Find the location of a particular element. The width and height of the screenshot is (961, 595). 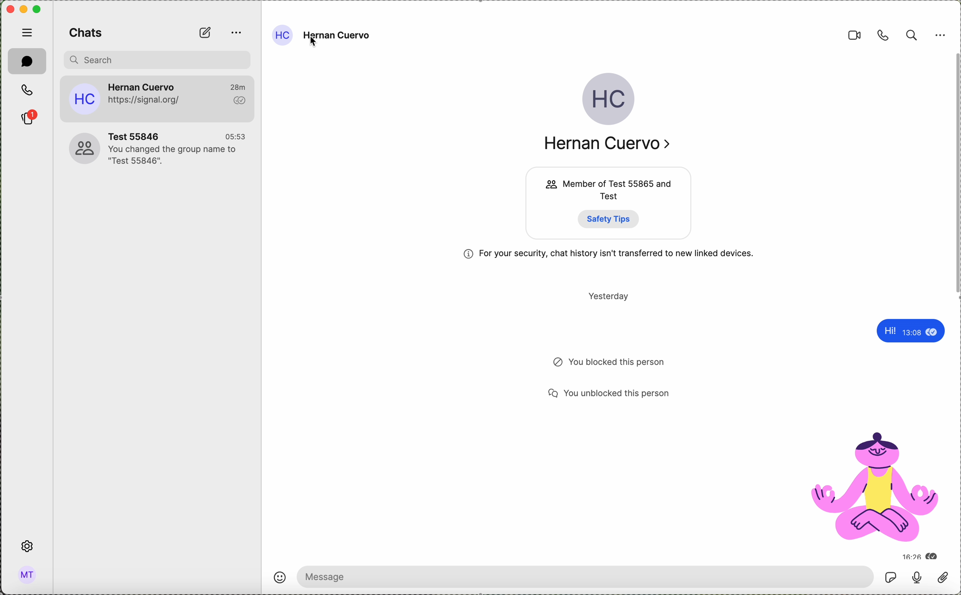

Hernan Cuervo  is located at coordinates (142, 84).